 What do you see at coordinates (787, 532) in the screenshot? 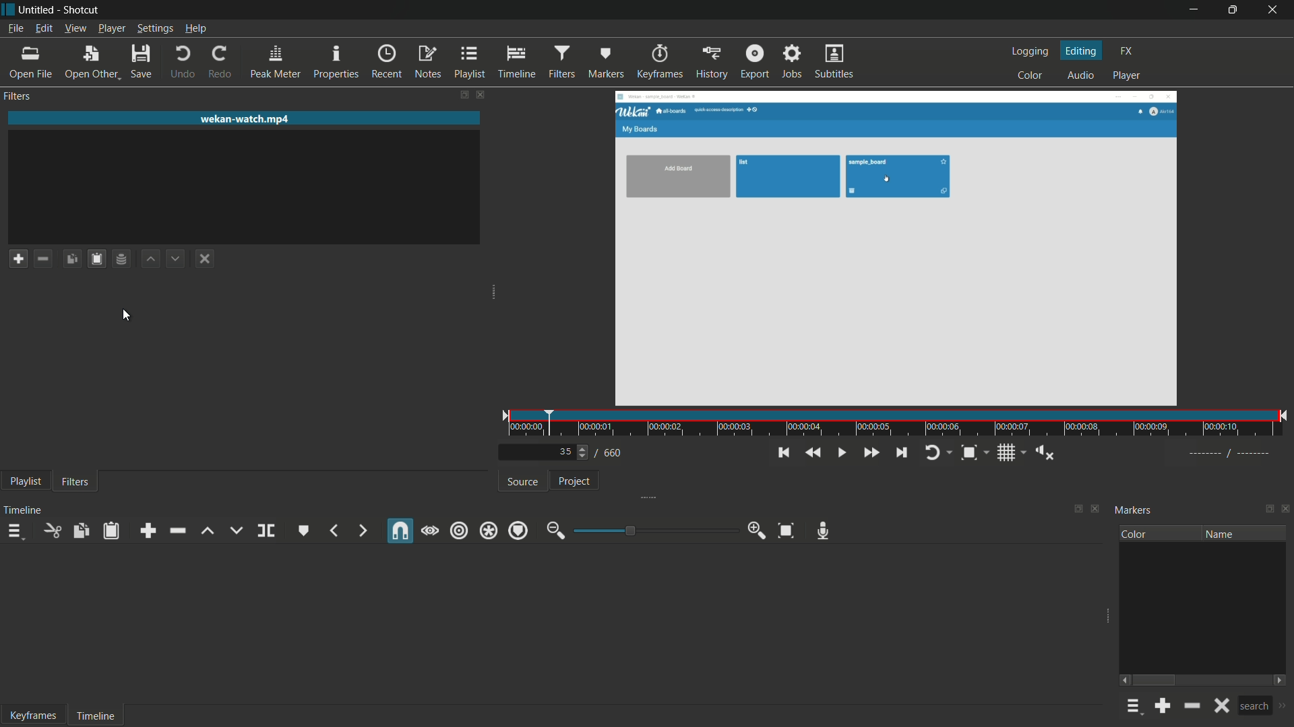
I see `zoom timeline to fit` at bounding box center [787, 532].